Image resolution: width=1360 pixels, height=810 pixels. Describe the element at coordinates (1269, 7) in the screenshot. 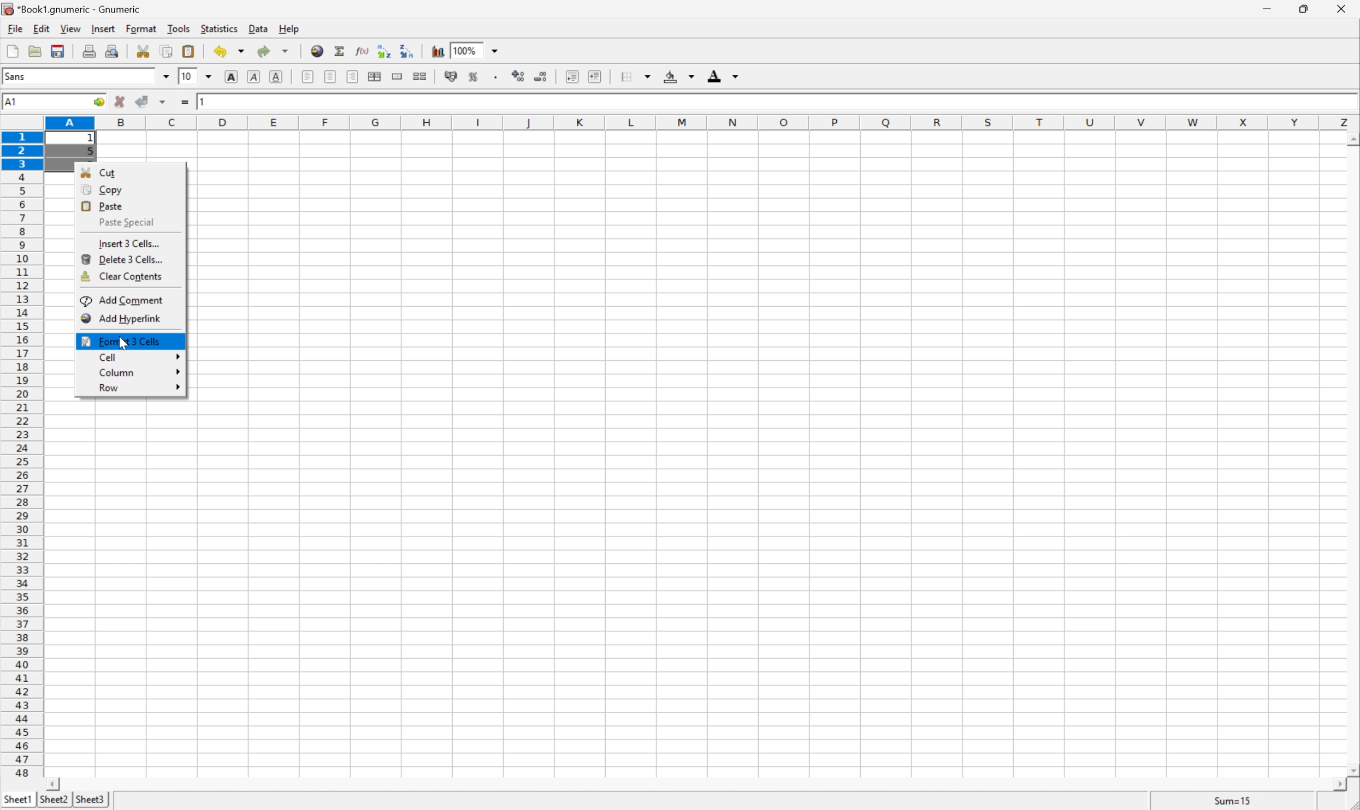

I see `minimize` at that location.